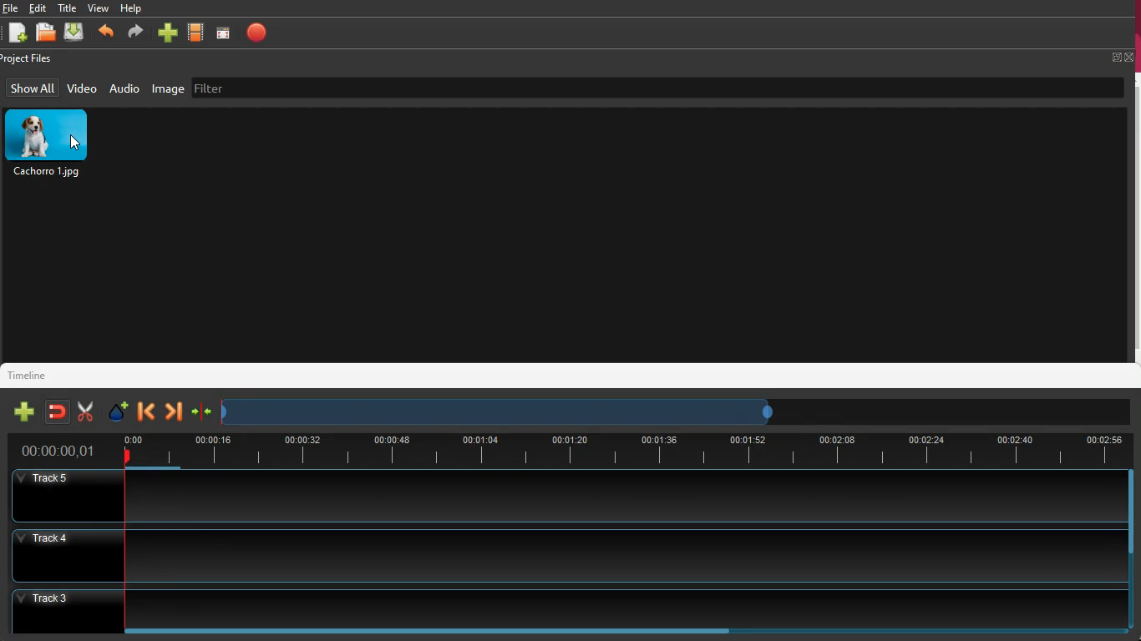  What do you see at coordinates (17, 34) in the screenshot?
I see `add` at bounding box center [17, 34].